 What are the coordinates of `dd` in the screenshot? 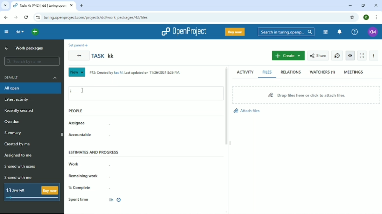 It's located at (20, 32).